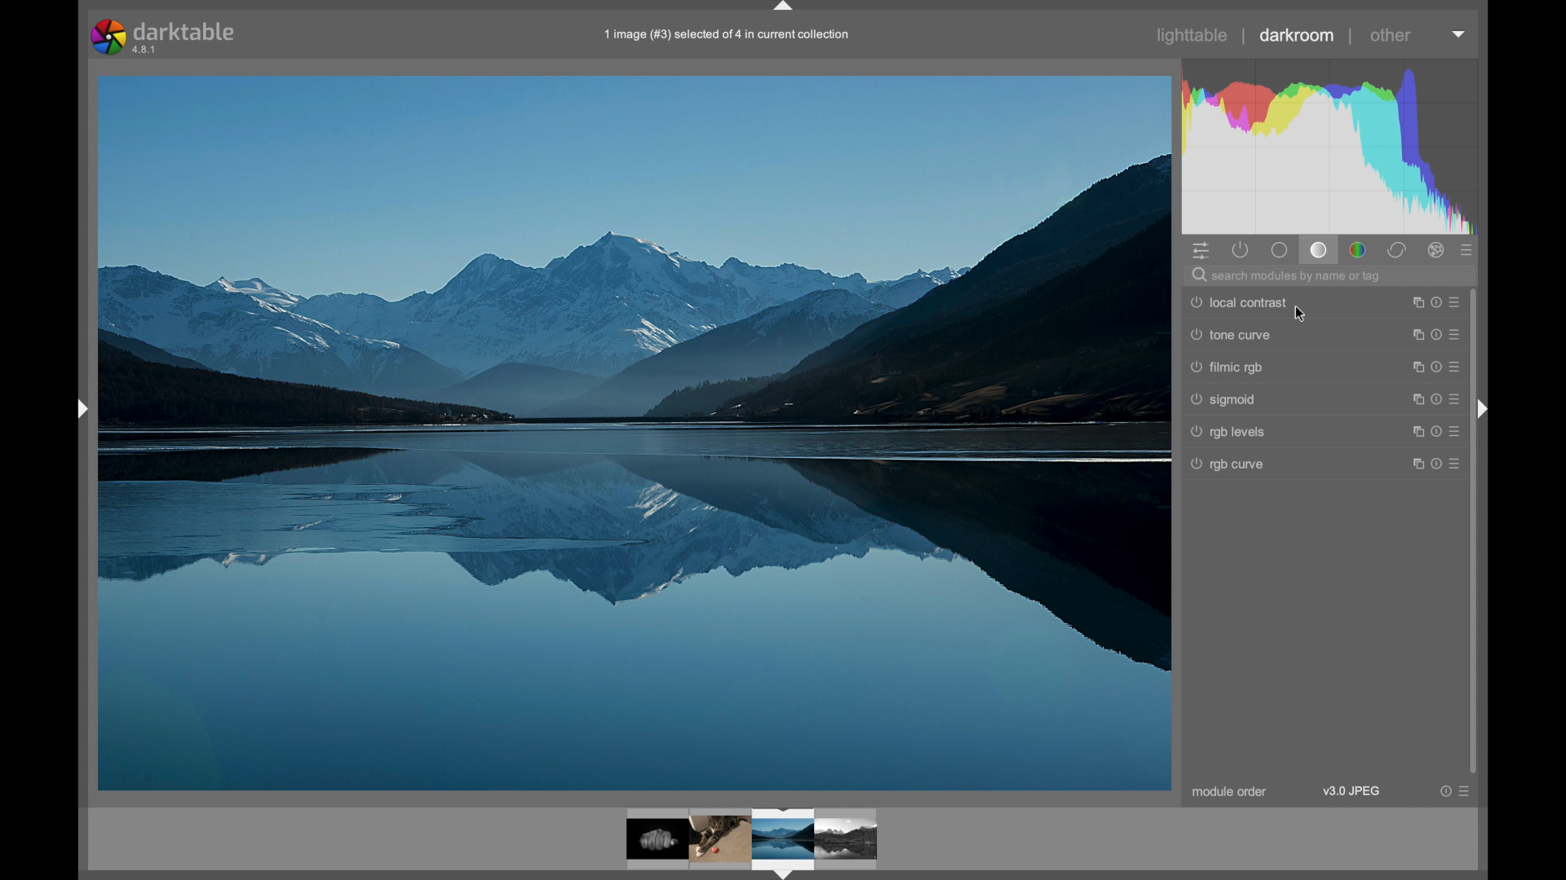 This screenshot has width=1566, height=880. I want to click on more options, so click(1435, 302).